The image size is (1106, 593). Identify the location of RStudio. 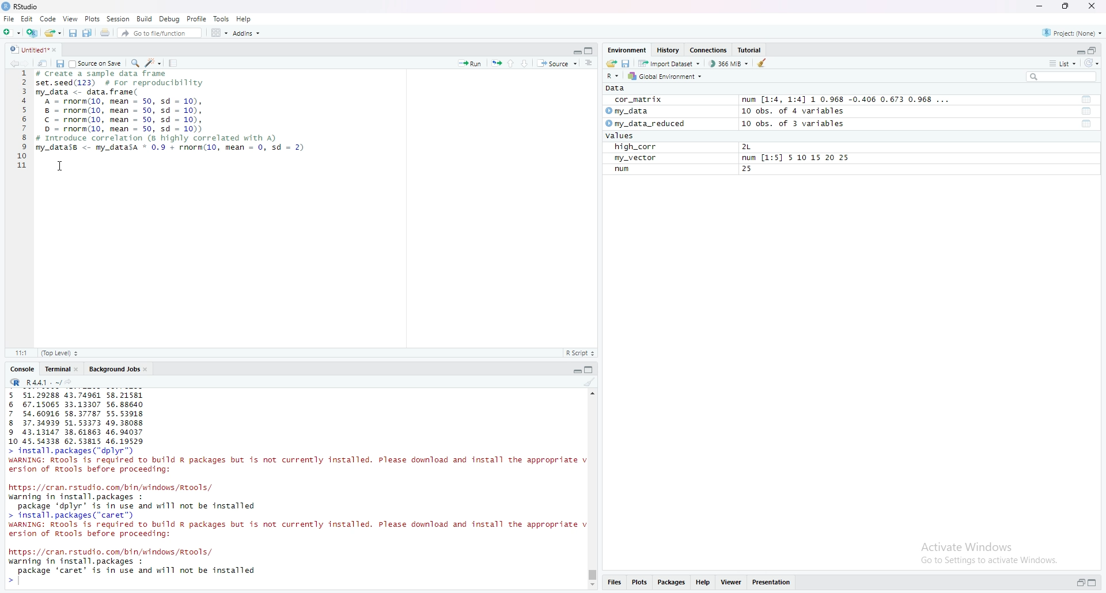
(28, 7).